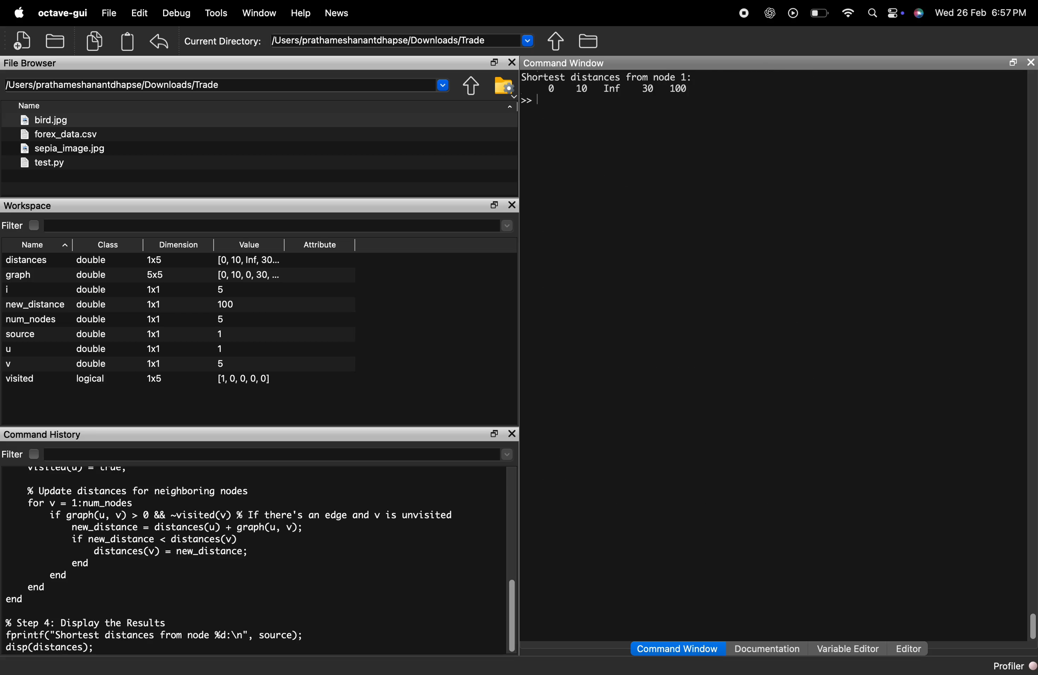  I want to click on command window, so click(564, 63).